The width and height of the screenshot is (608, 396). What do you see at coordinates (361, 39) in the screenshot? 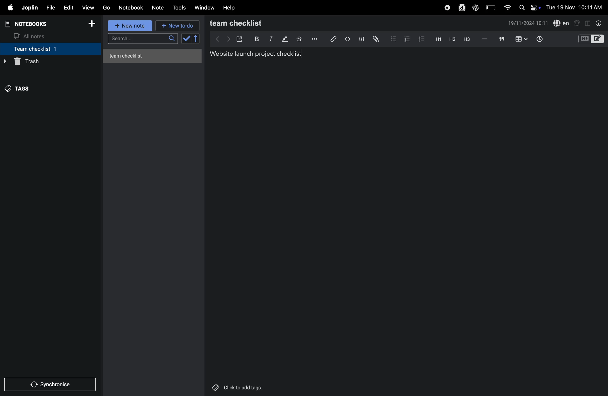
I see `code block` at bounding box center [361, 39].